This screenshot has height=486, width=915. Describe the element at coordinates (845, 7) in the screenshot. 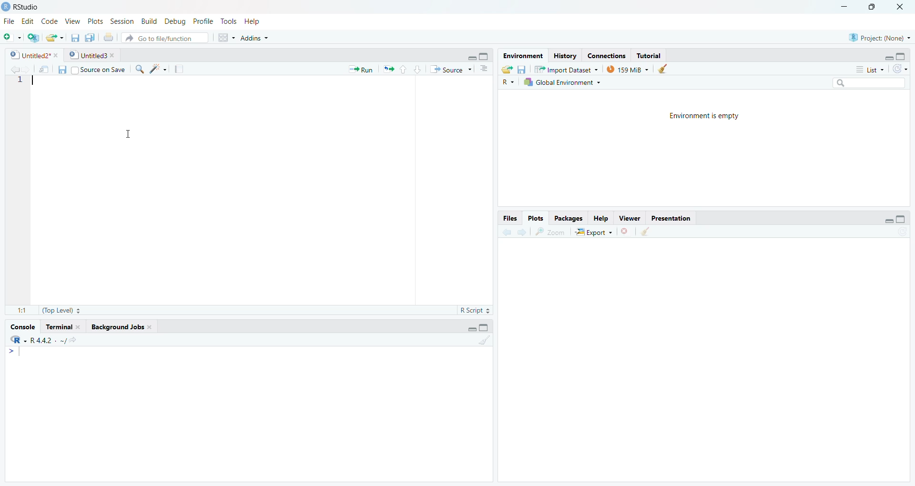

I see `Minimize` at that location.